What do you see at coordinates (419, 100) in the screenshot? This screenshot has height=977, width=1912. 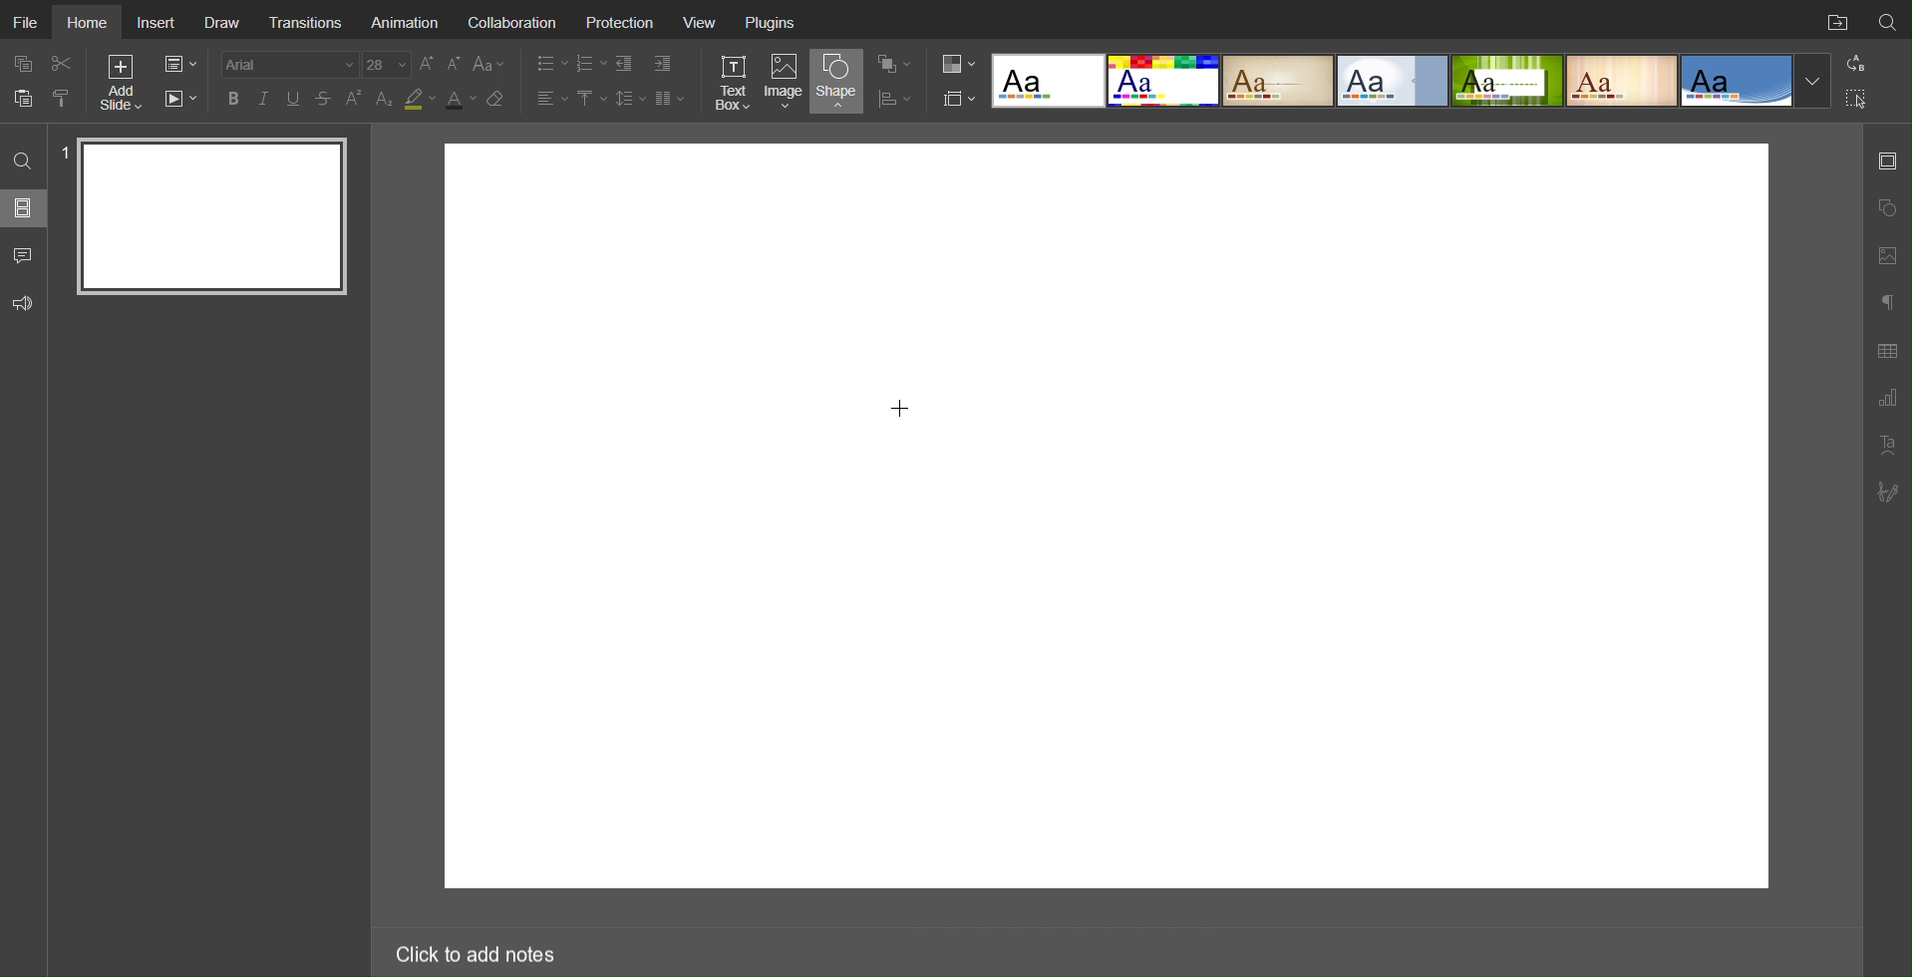 I see `Highlight` at bounding box center [419, 100].